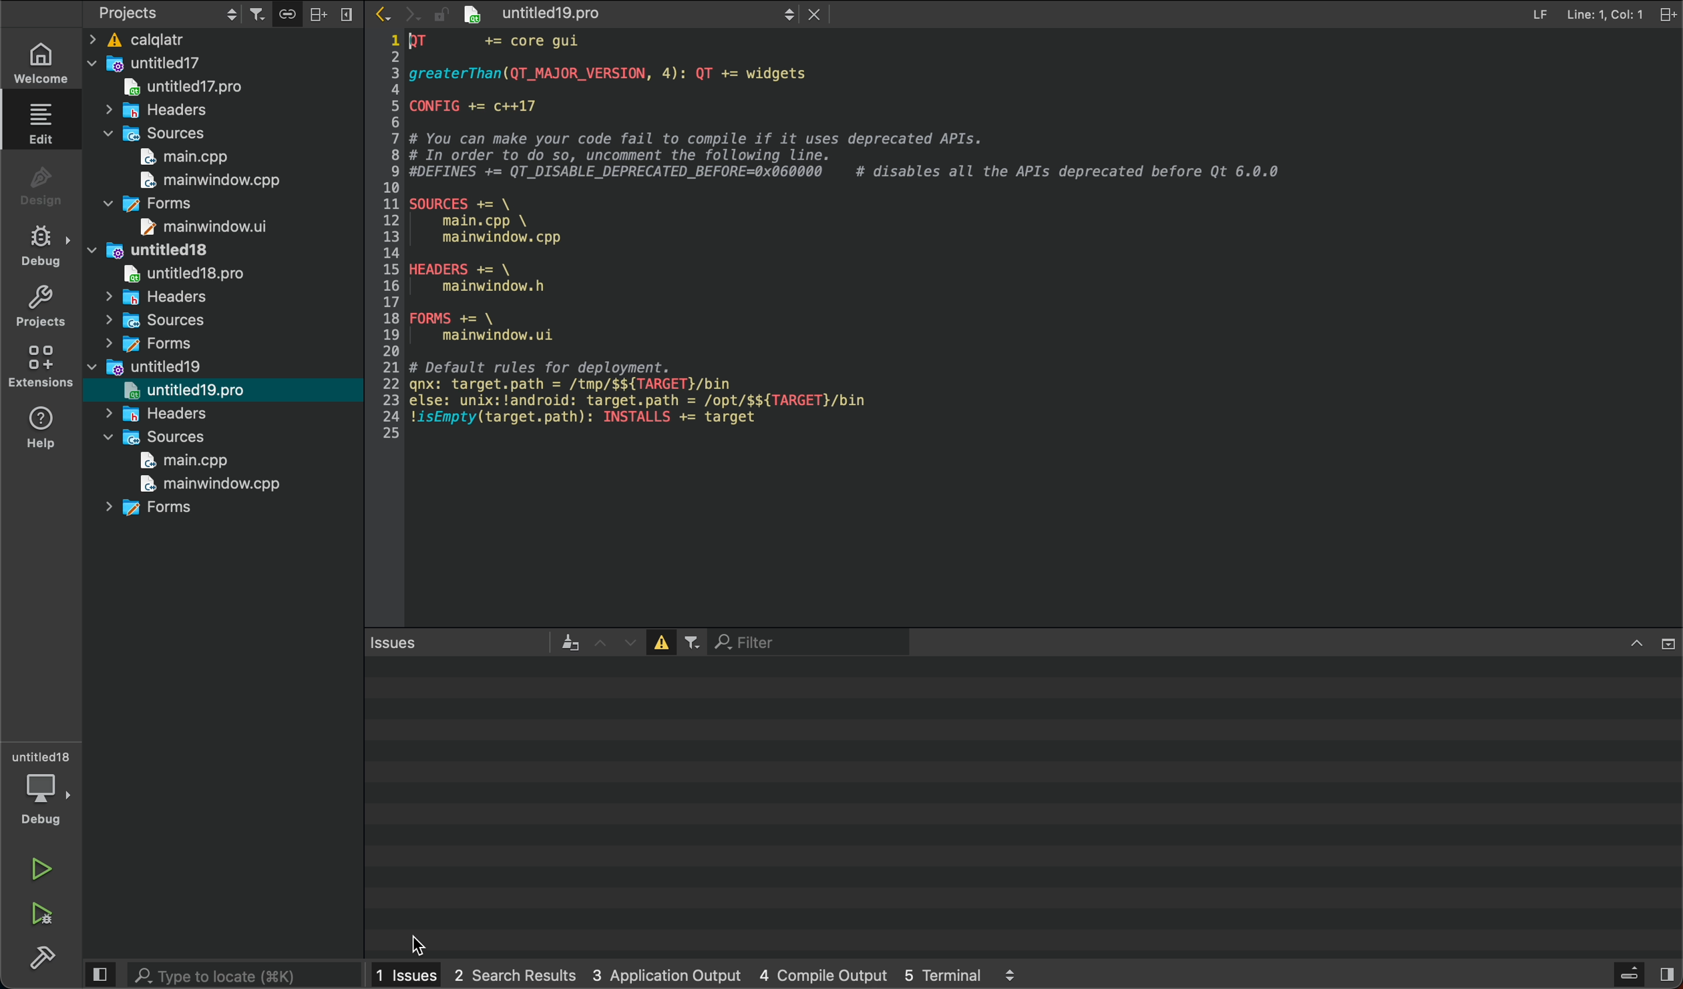 This screenshot has height=989, width=1683. Describe the element at coordinates (185, 87) in the screenshot. I see `untitled17.pro` at that location.